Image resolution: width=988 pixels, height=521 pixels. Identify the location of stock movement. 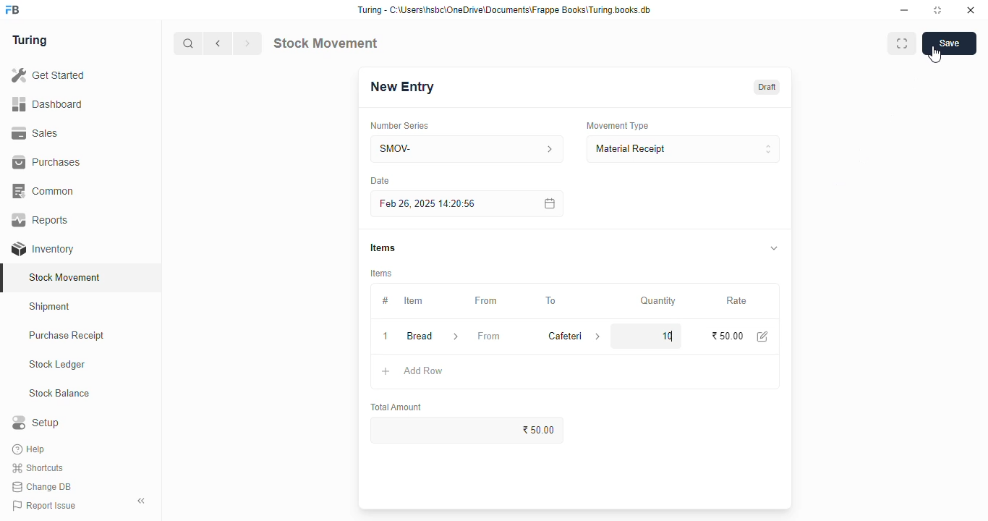
(66, 277).